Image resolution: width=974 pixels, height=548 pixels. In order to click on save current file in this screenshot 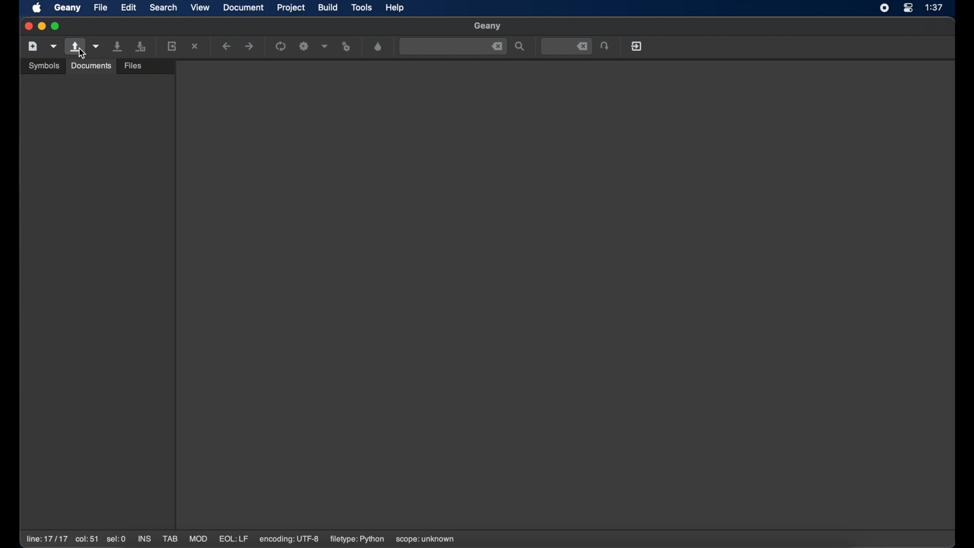, I will do `click(118, 46)`.